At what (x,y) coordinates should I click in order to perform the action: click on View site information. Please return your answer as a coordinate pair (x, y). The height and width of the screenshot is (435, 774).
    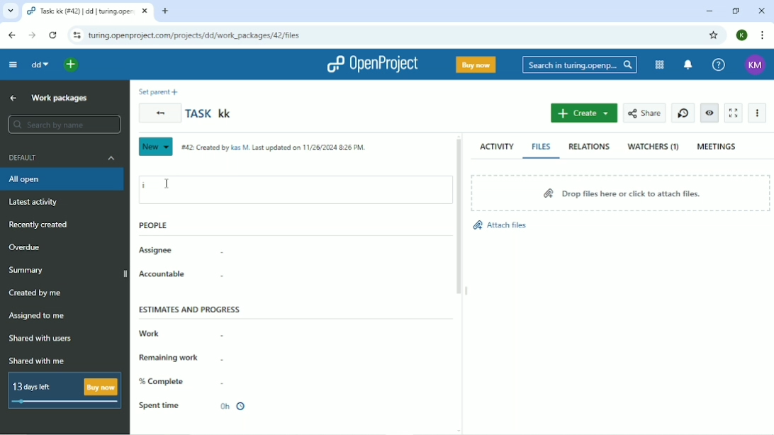
    Looking at the image, I should click on (75, 35).